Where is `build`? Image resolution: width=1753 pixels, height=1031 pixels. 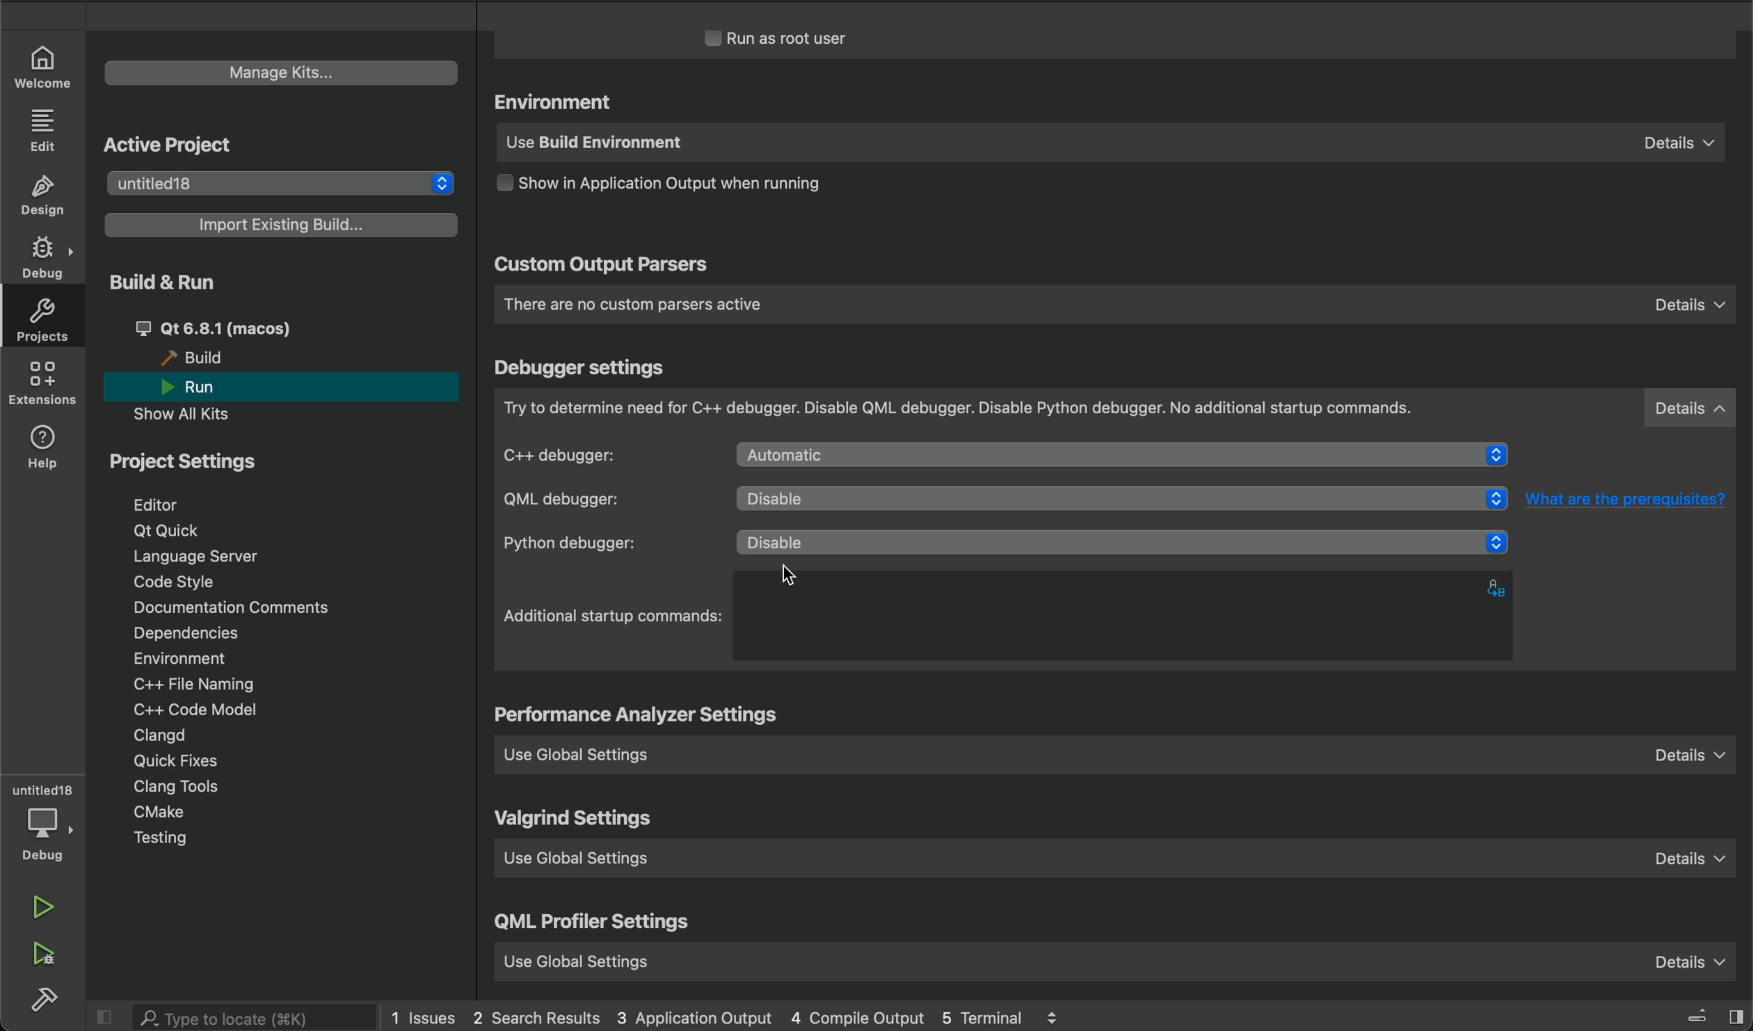 build is located at coordinates (200, 358).